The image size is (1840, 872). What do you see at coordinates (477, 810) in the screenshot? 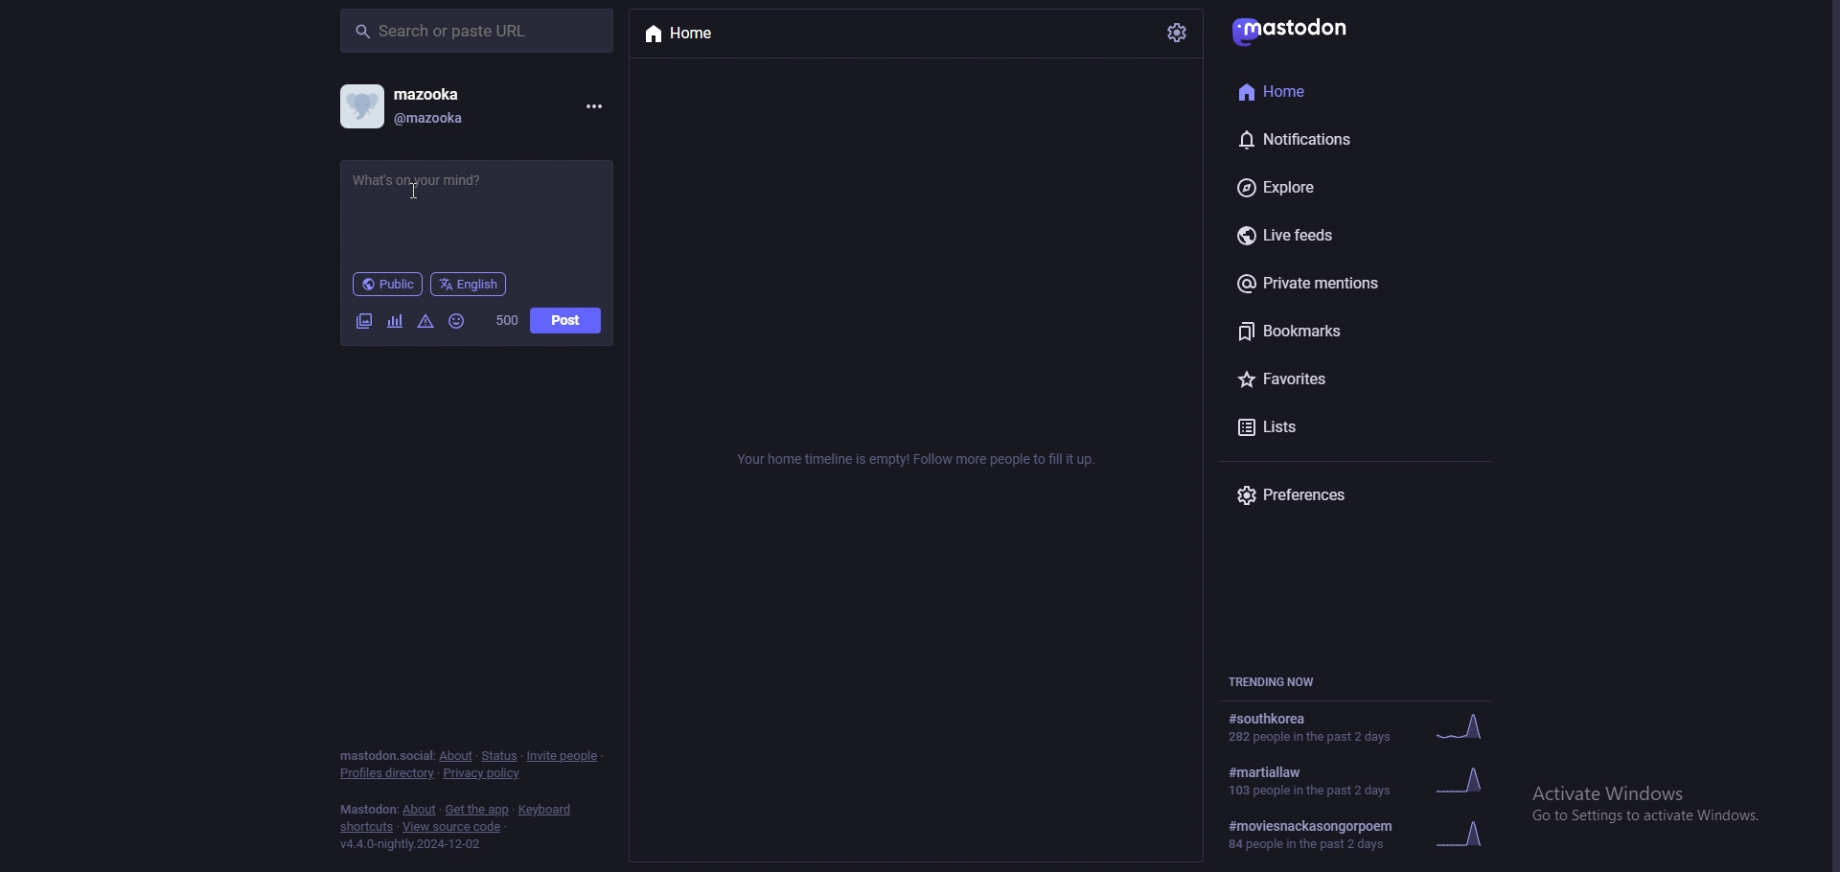
I see `get the app` at bounding box center [477, 810].